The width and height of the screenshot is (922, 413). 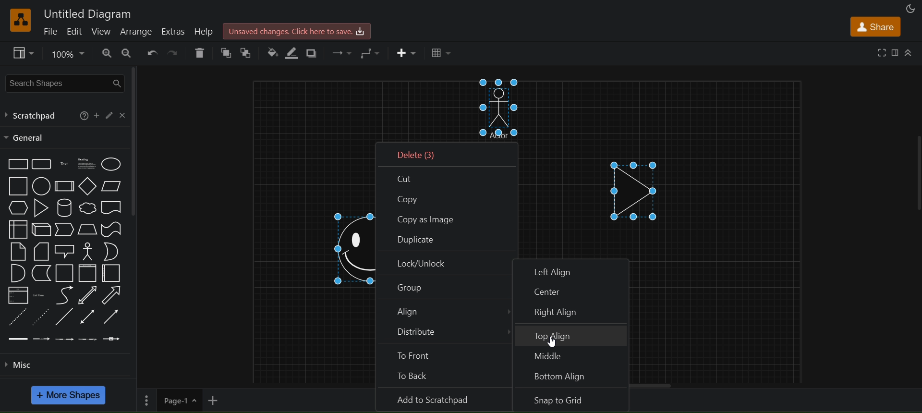 I want to click on misc, so click(x=21, y=364).